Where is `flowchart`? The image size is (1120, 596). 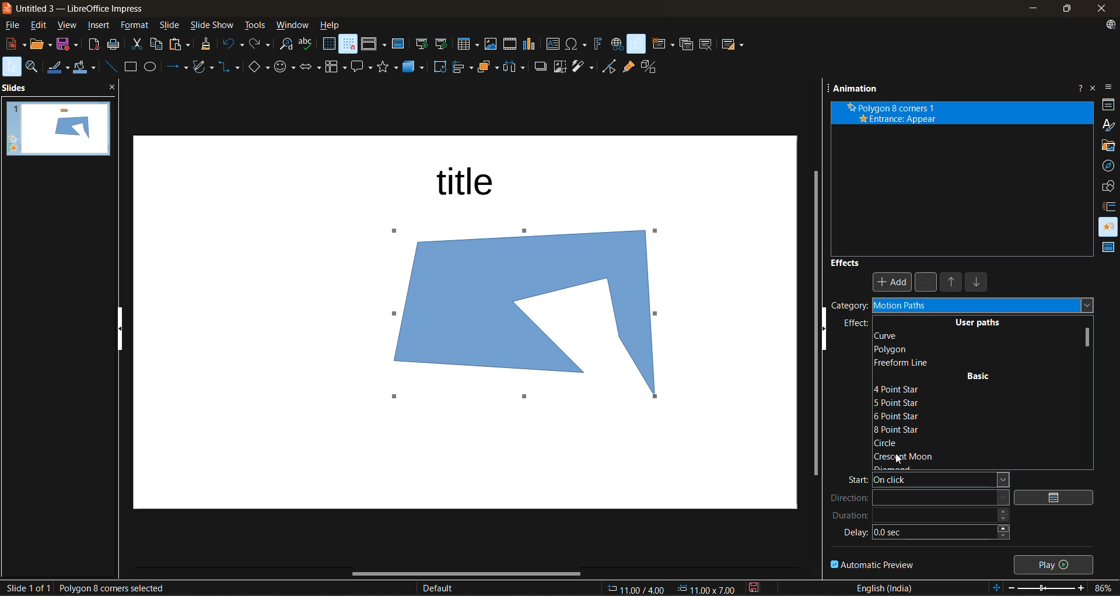
flowchart is located at coordinates (337, 68).